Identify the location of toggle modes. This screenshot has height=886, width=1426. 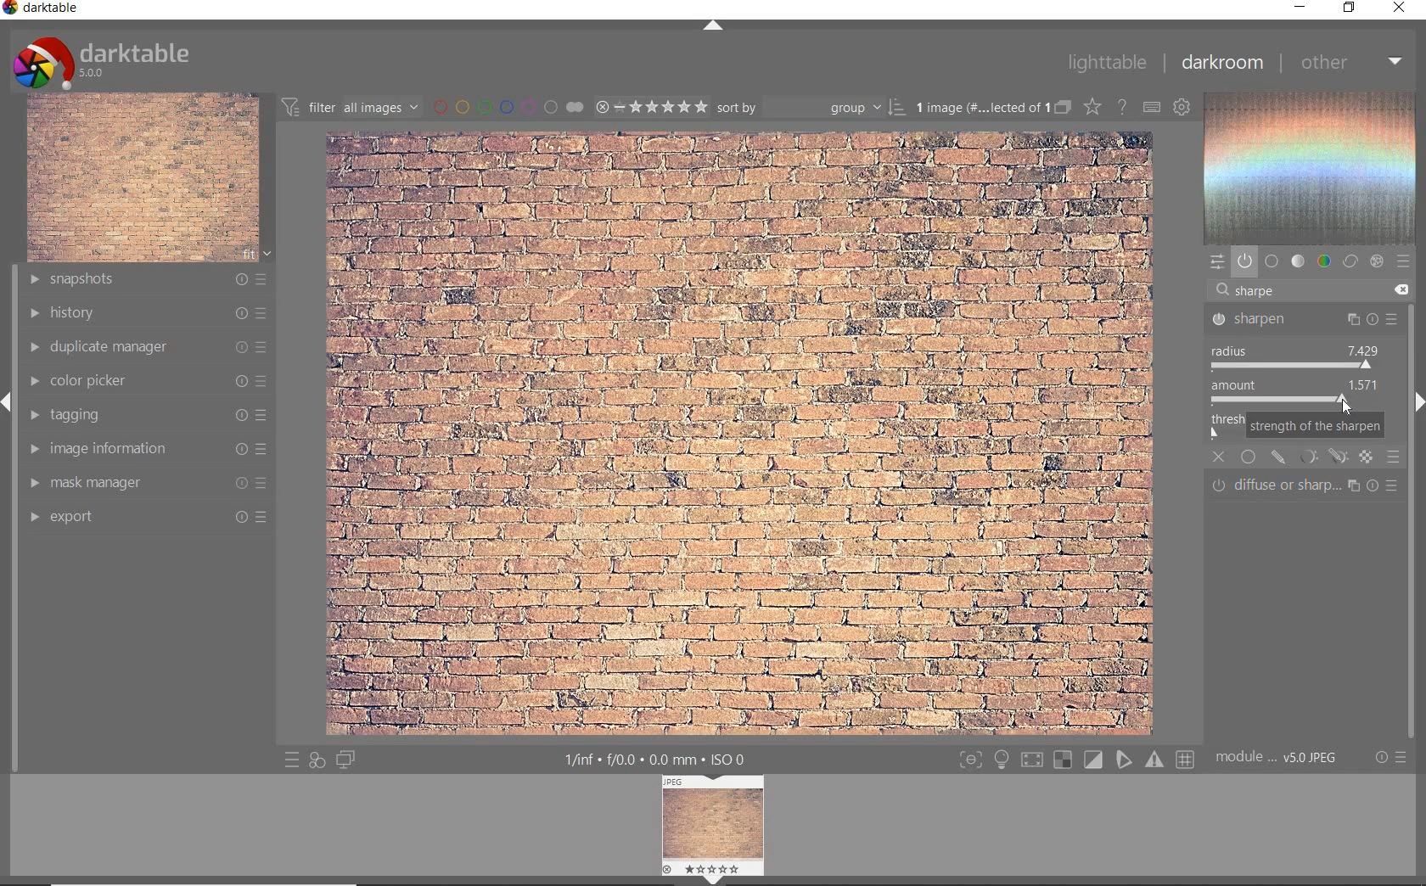
(1076, 757).